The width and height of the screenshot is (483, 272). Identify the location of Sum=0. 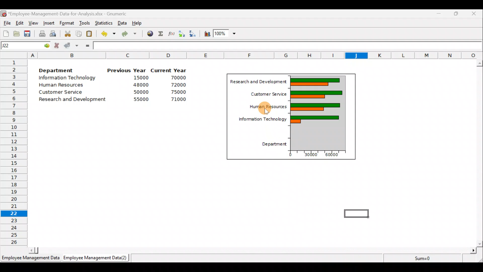
(424, 257).